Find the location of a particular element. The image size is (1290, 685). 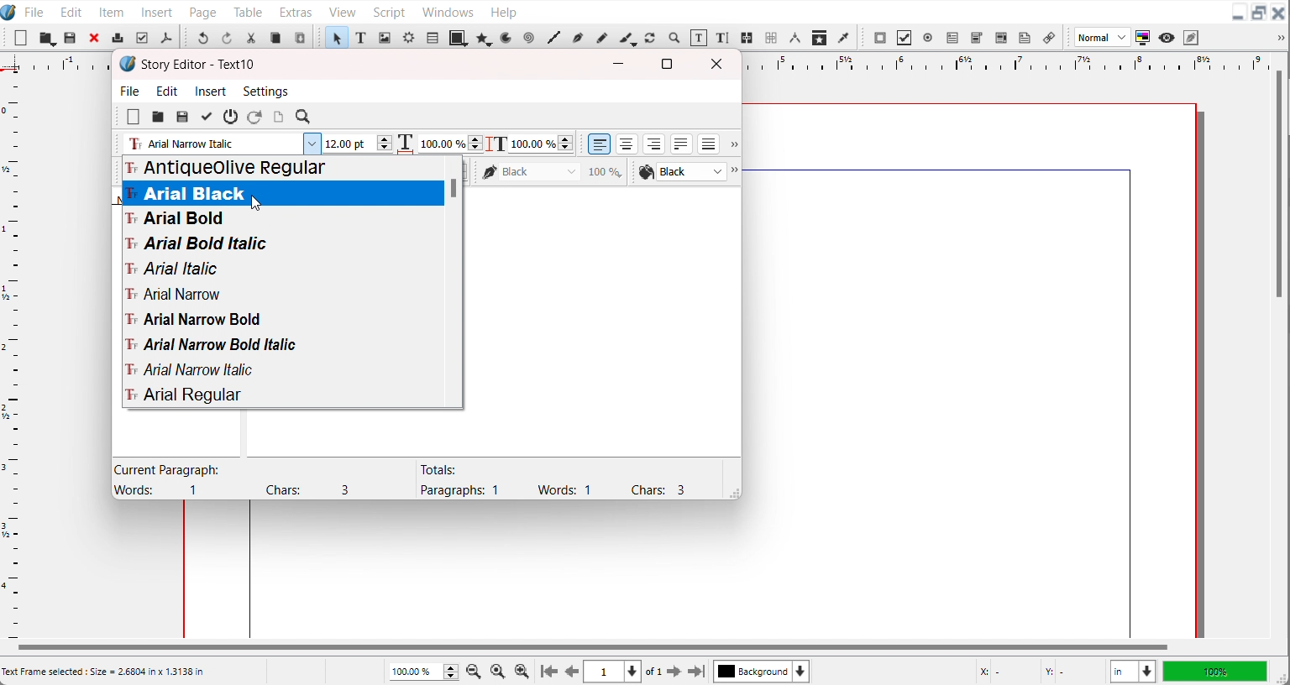

File is located at coordinates (34, 11).